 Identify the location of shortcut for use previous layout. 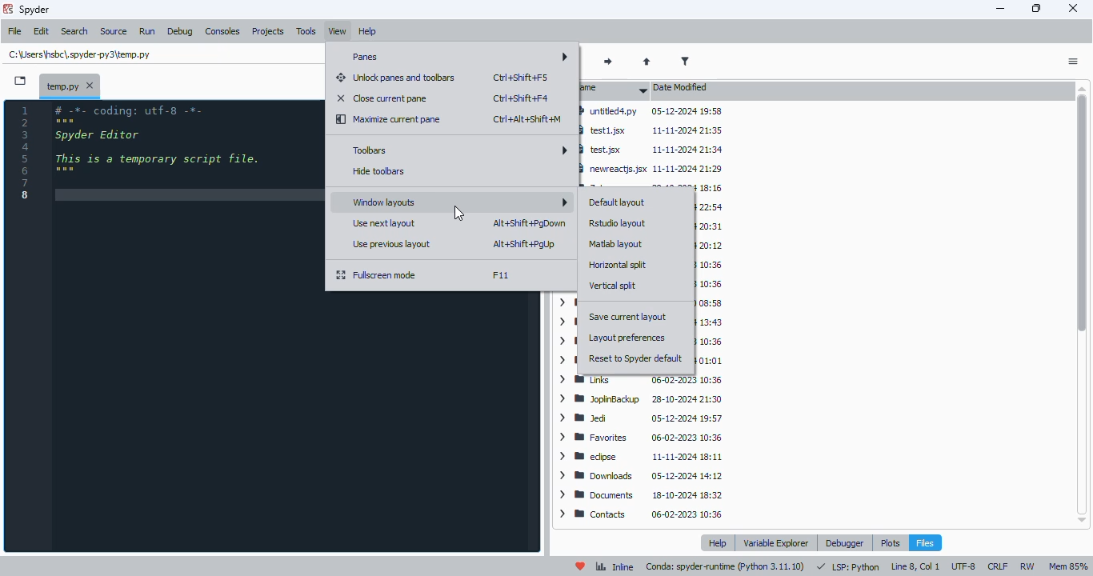
(524, 245).